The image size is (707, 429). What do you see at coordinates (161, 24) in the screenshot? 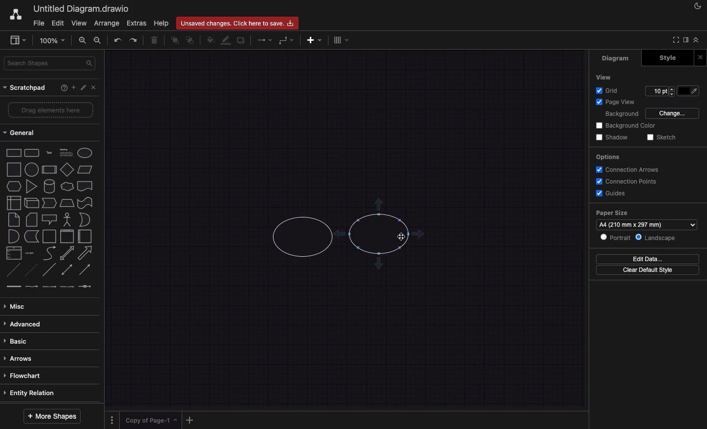
I see `help` at bounding box center [161, 24].